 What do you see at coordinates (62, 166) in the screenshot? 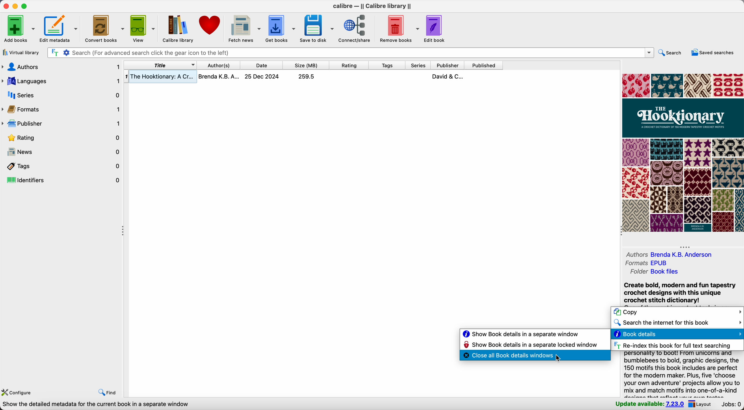
I see `tags` at bounding box center [62, 166].